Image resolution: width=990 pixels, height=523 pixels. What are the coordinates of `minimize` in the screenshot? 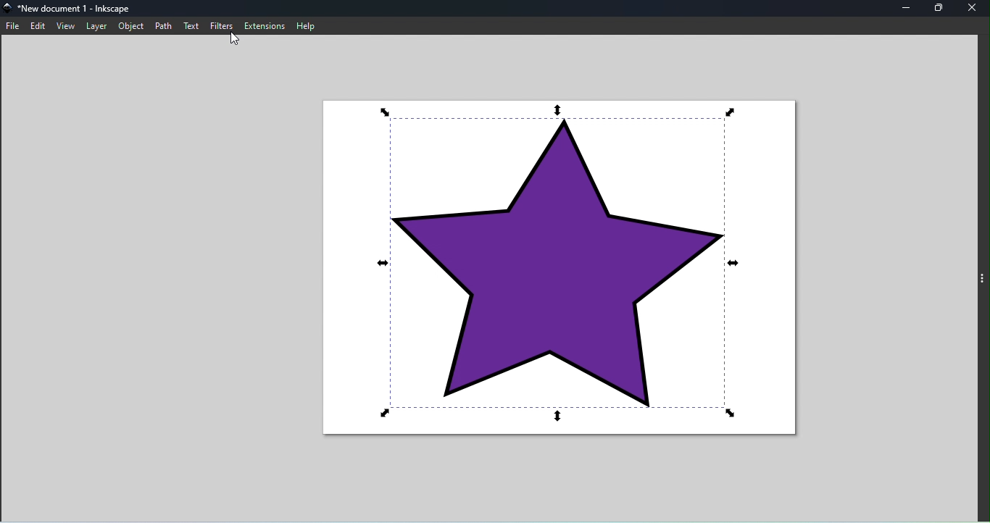 It's located at (906, 9).